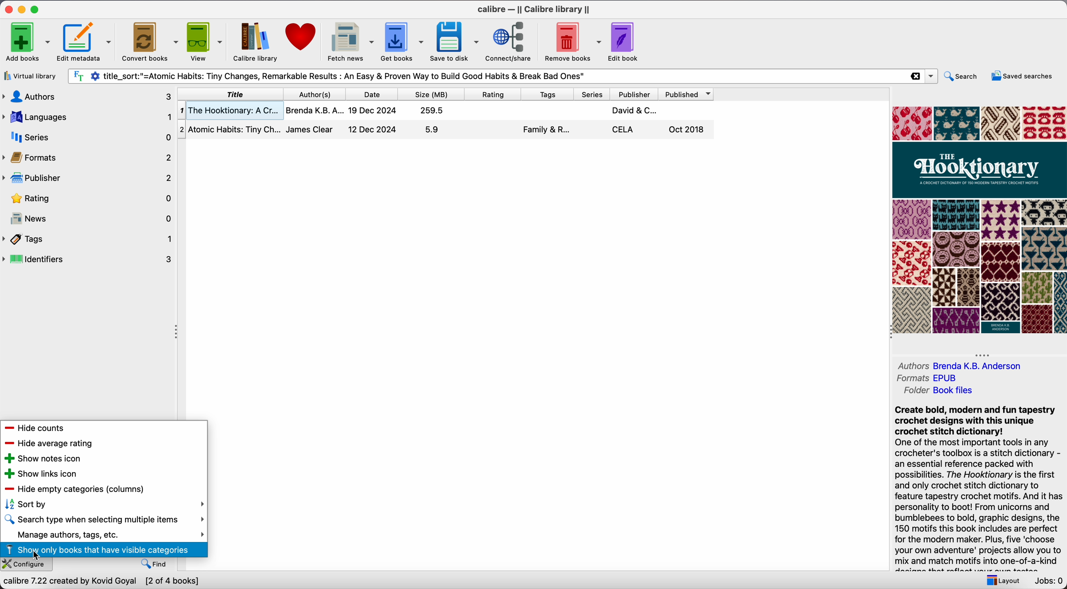 Image resolution: width=1067 pixels, height=589 pixels. Describe the element at coordinates (151, 41) in the screenshot. I see `convert books` at that location.